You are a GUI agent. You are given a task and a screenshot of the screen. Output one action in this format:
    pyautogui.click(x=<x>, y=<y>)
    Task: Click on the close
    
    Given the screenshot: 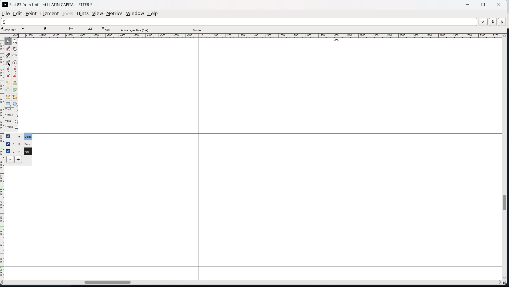 What is the action you would take?
    pyautogui.click(x=498, y=4)
    